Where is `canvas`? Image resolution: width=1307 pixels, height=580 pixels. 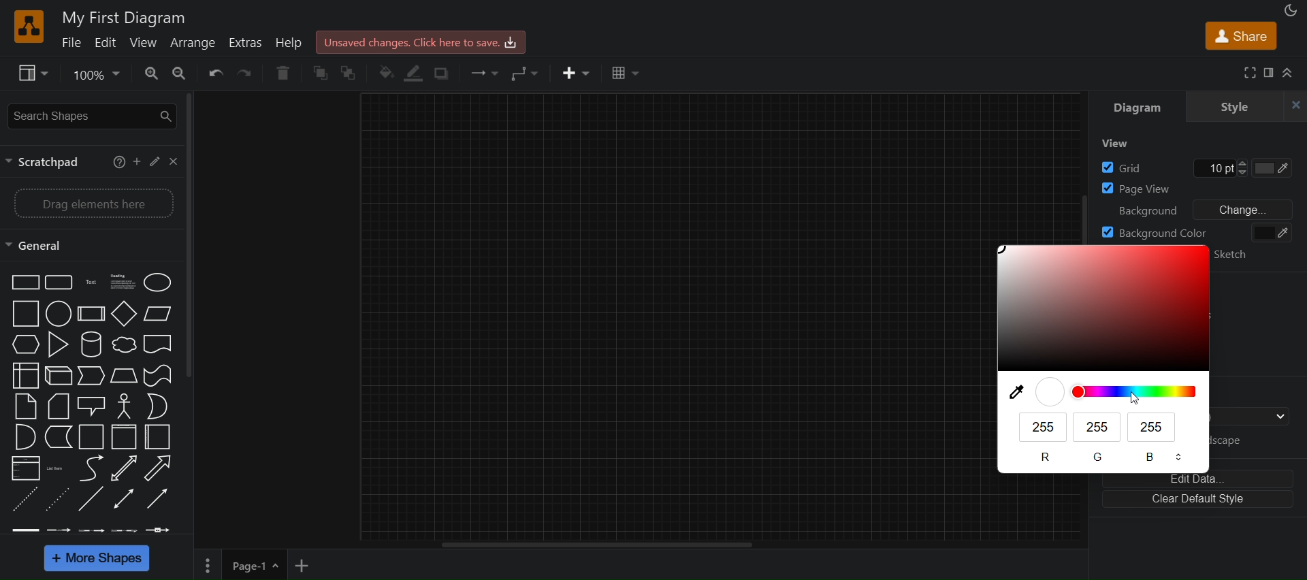 canvas is located at coordinates (674, 323).